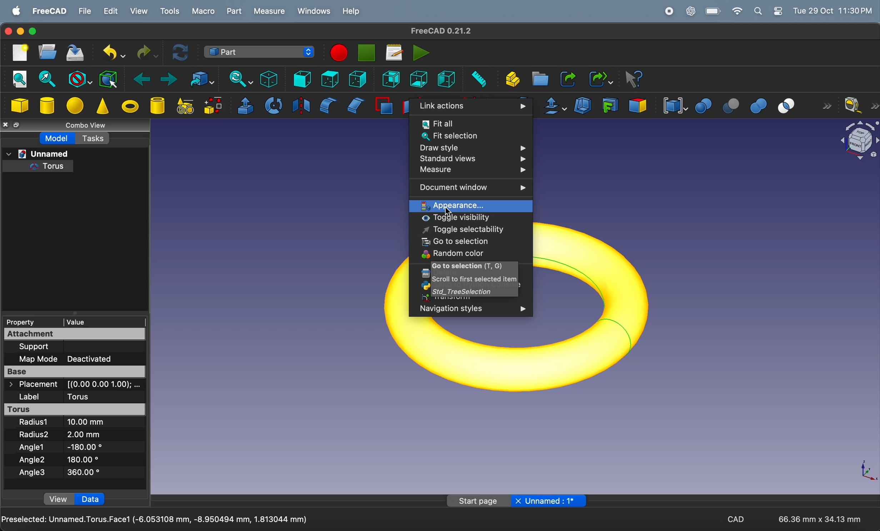 Image resolution: width=880 pixels, height=531 pixels. What do you see at coordinates (76, 371) in the screenshot?
I see `base` at bounding box center [76, 371].